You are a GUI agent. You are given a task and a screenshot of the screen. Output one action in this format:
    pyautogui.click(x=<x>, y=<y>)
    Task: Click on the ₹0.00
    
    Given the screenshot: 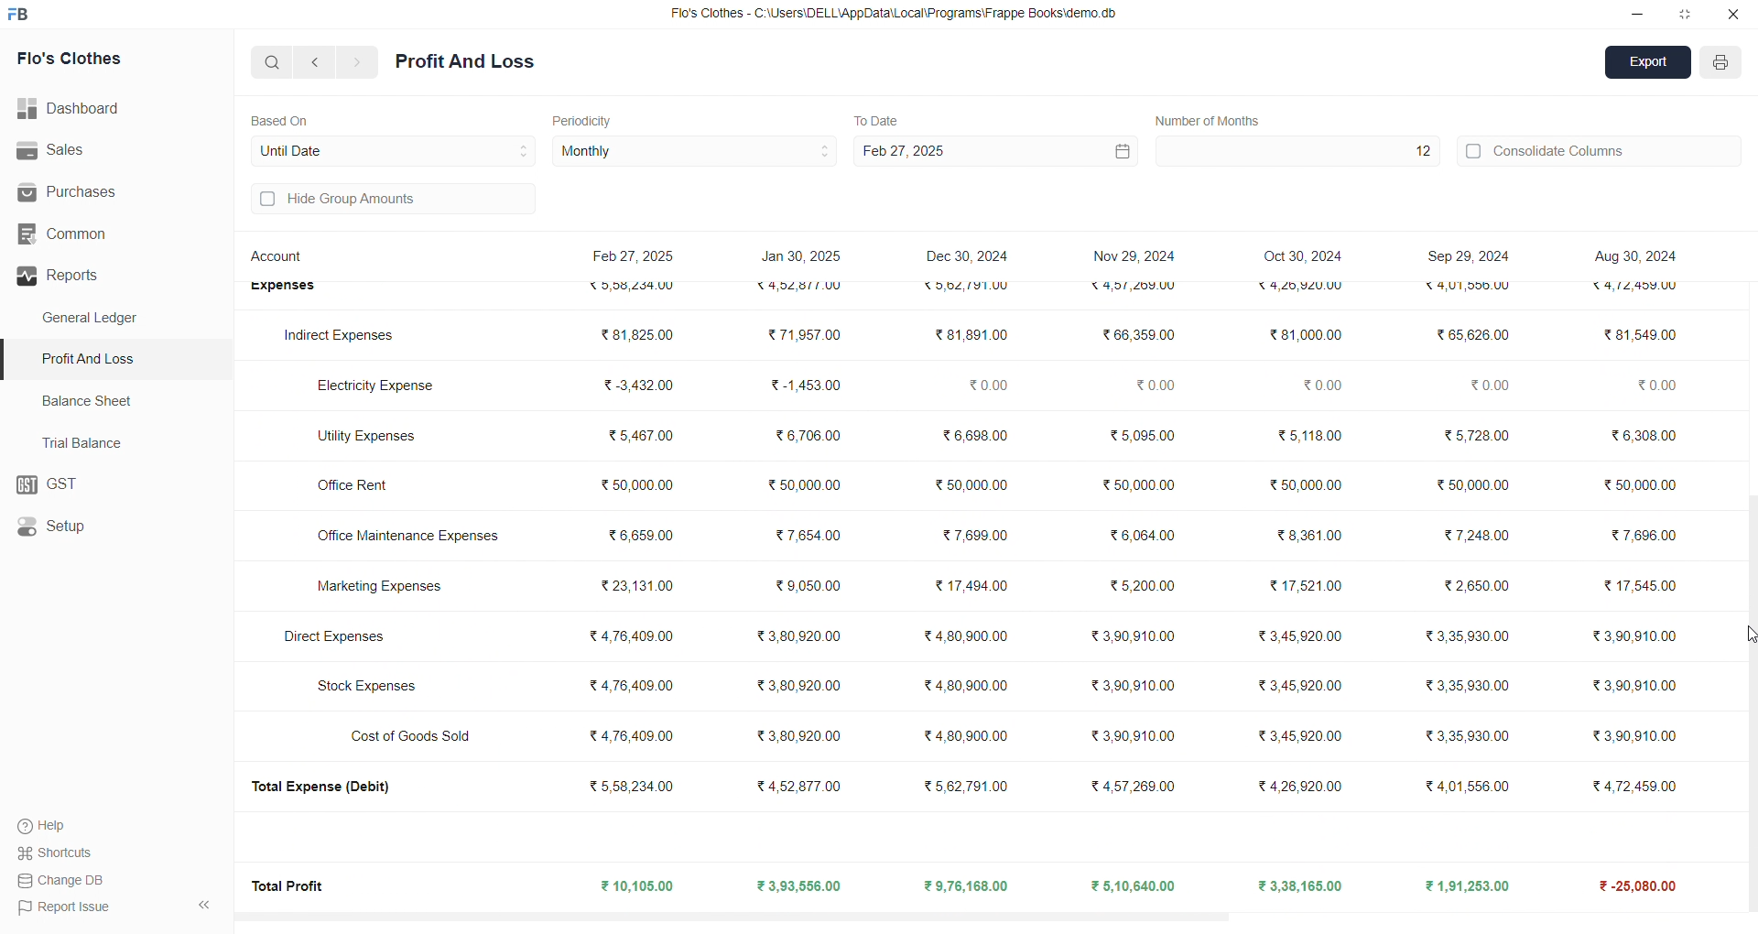 What is the action you would take?
    pyautogui.click(x=1320, y=385)
    